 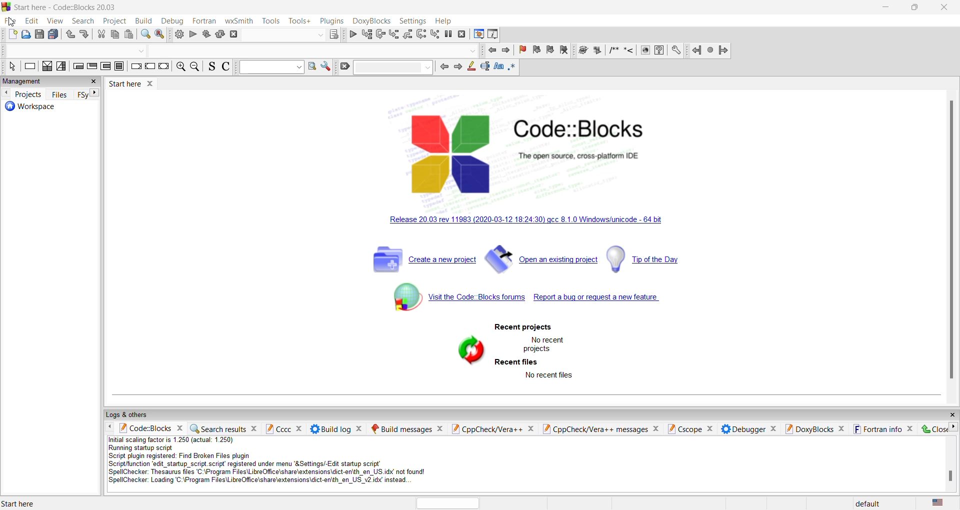 I want to click on debugger, so click(x=743, y=429).